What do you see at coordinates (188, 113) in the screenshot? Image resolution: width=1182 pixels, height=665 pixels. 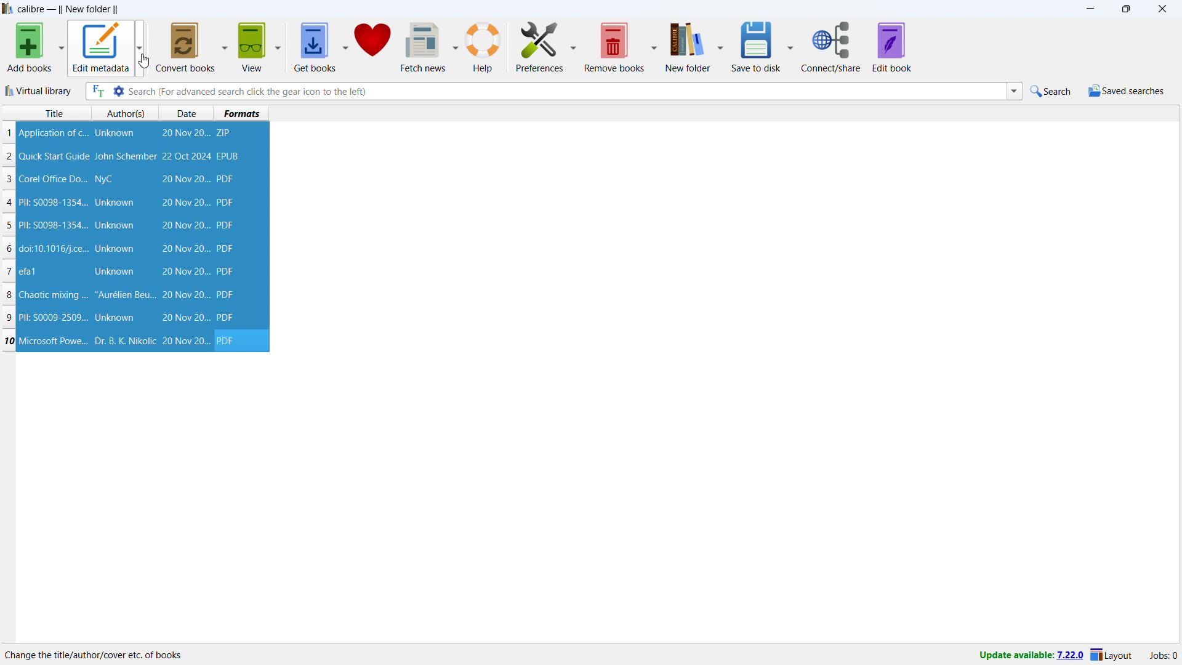 I see `Date` at bounding box center [188, 113].